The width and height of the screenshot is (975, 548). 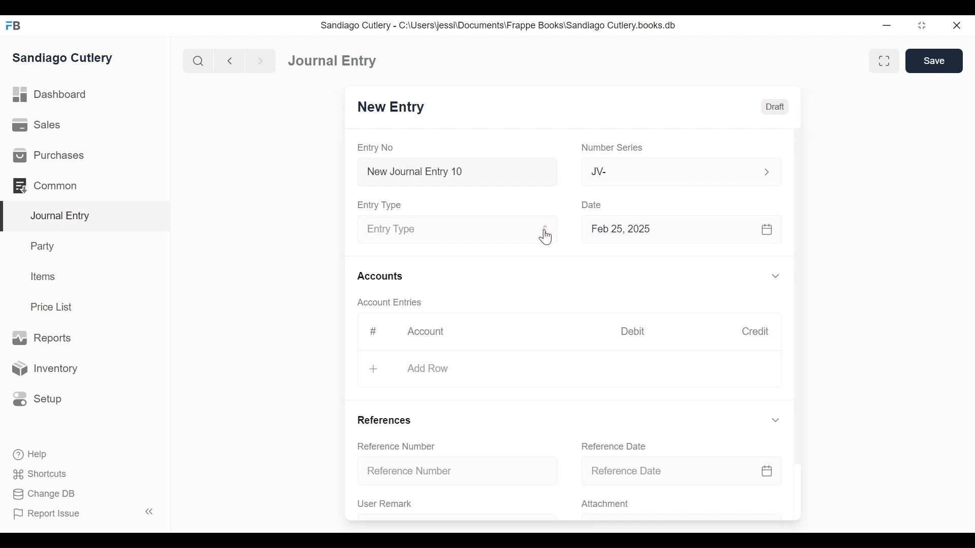 What do you see at coordinates (13, 25) in the screenshot?
I see `Frappe Books Desktop icon` at bounding box center [13, 25].